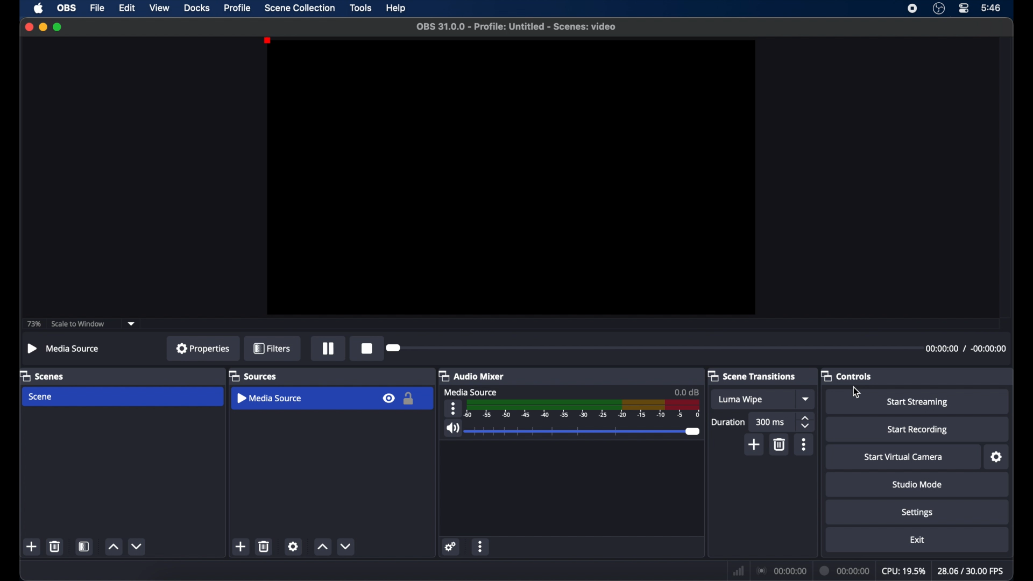  What do you see at coordinates (917, 402) in the screenshot?
I see `start streaming` at bounding box center [917, 402].